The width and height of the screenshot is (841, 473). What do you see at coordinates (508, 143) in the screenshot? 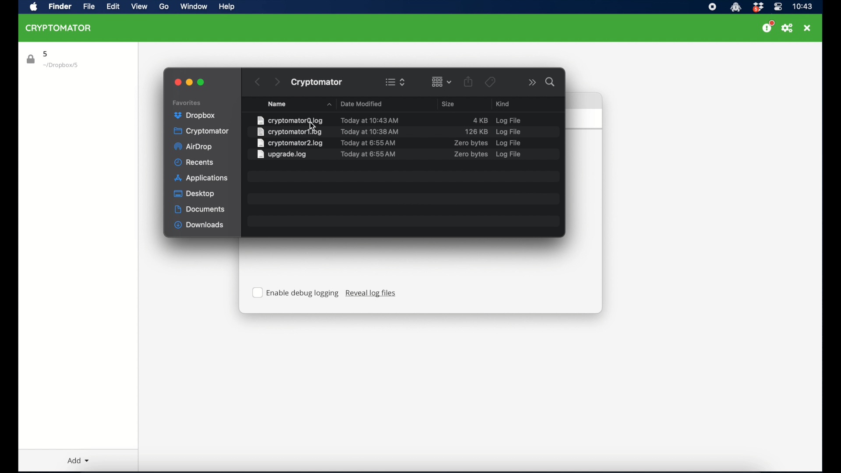
I see `log file` at bounding box center [508, 143].